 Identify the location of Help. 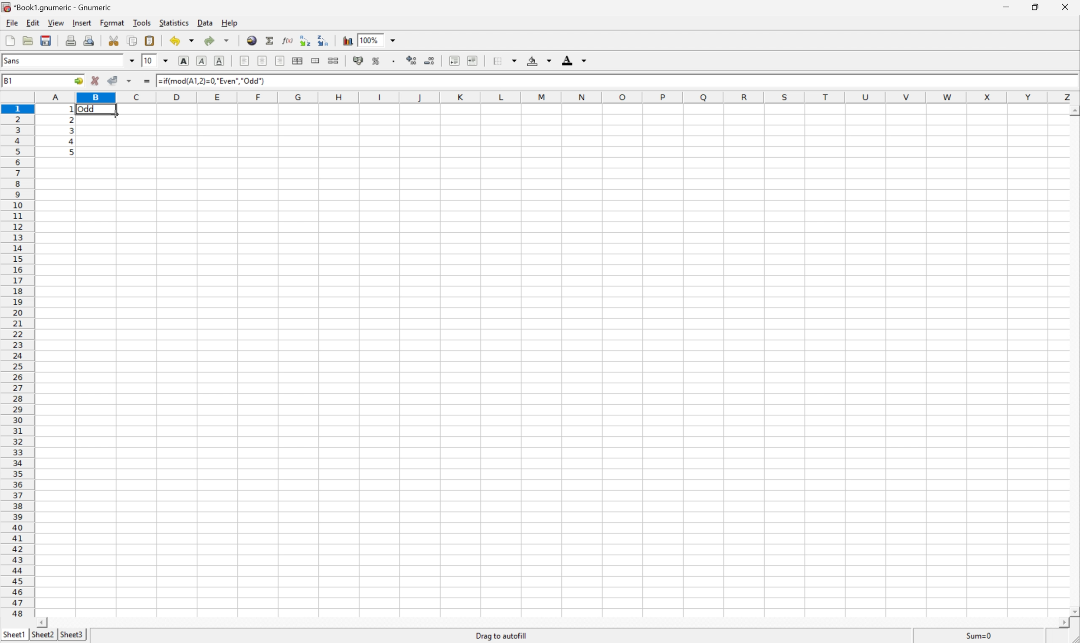
(231, 23).